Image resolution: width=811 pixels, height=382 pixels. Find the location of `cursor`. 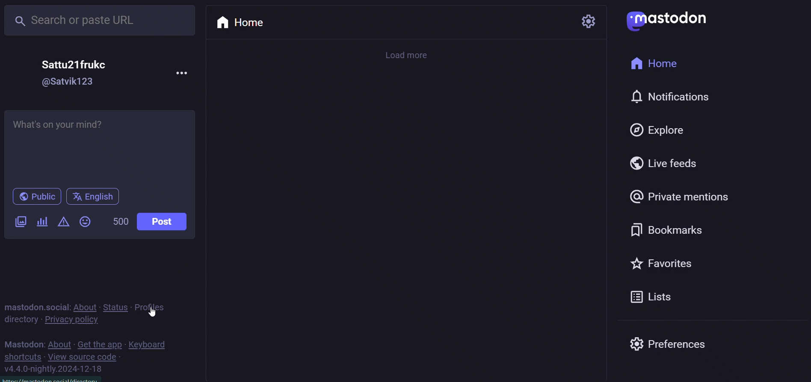

cursor is located at coordinates (155, 314).